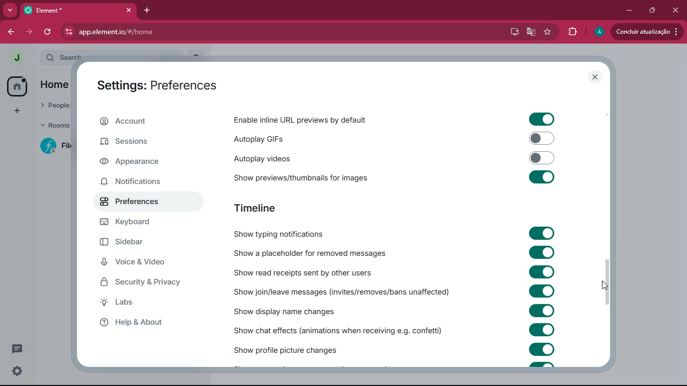 Image resolution: width=687 pixels, height=386 pixels. What do you see at coordinates (542, 291) in the screenshot?
I see `toggle on/off` at bounding box center [542, 291].